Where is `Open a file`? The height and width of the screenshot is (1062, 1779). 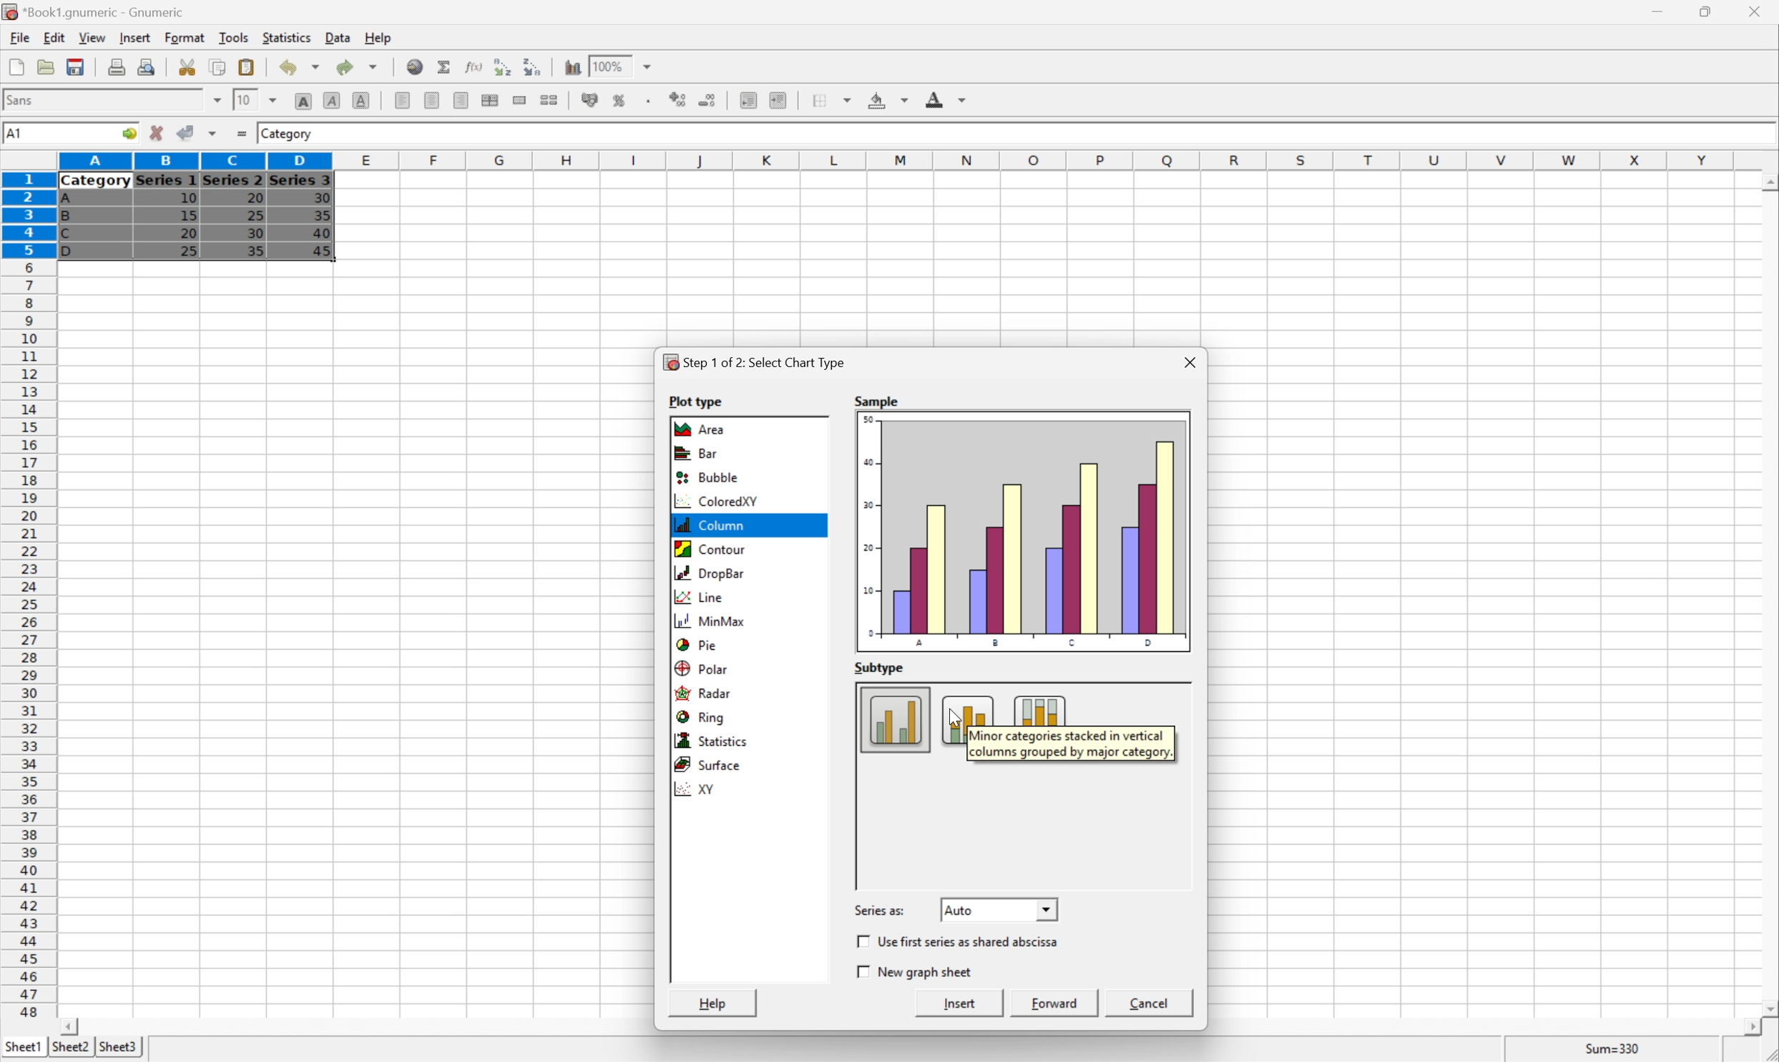 Open a file is located at coordinates (44, 67).